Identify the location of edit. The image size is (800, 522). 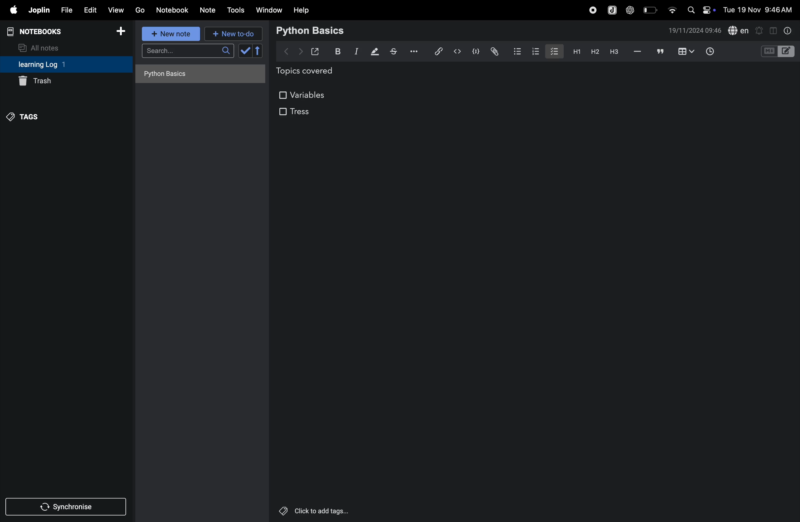
(89, 10).